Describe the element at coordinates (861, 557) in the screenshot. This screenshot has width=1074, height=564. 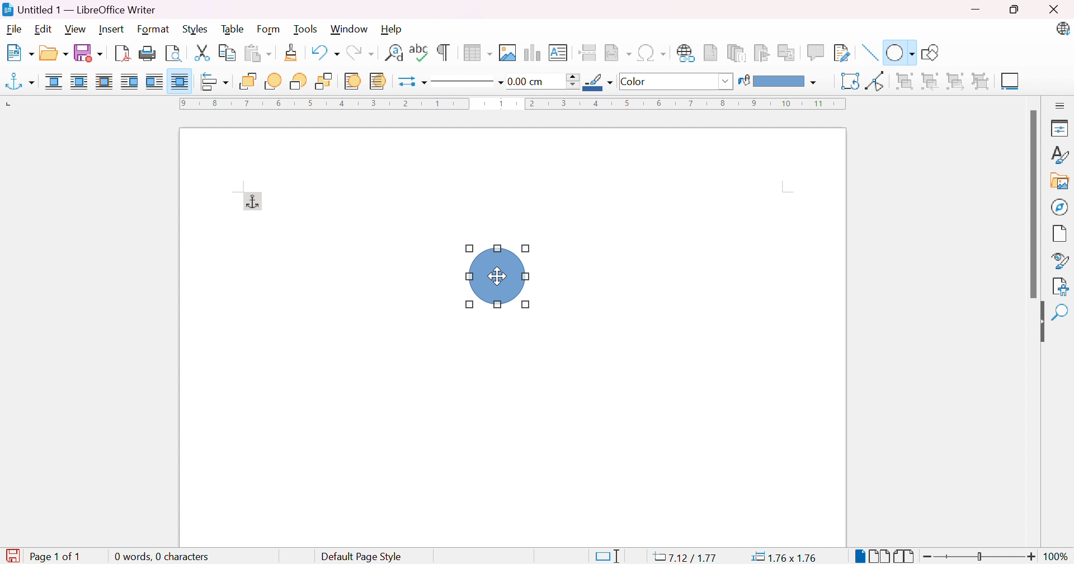
I see `Single-page view` at that location.